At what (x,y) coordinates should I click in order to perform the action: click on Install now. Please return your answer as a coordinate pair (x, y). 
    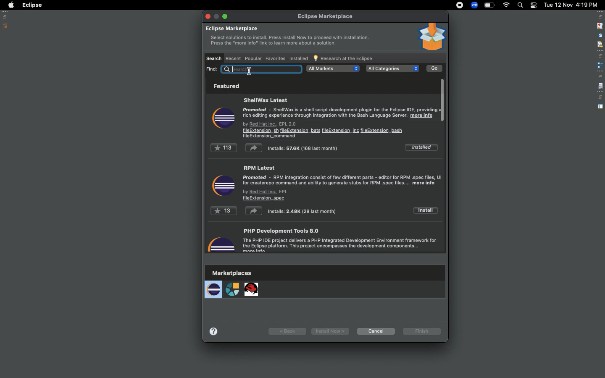
    Looking at the image, I should click on (329, 331).